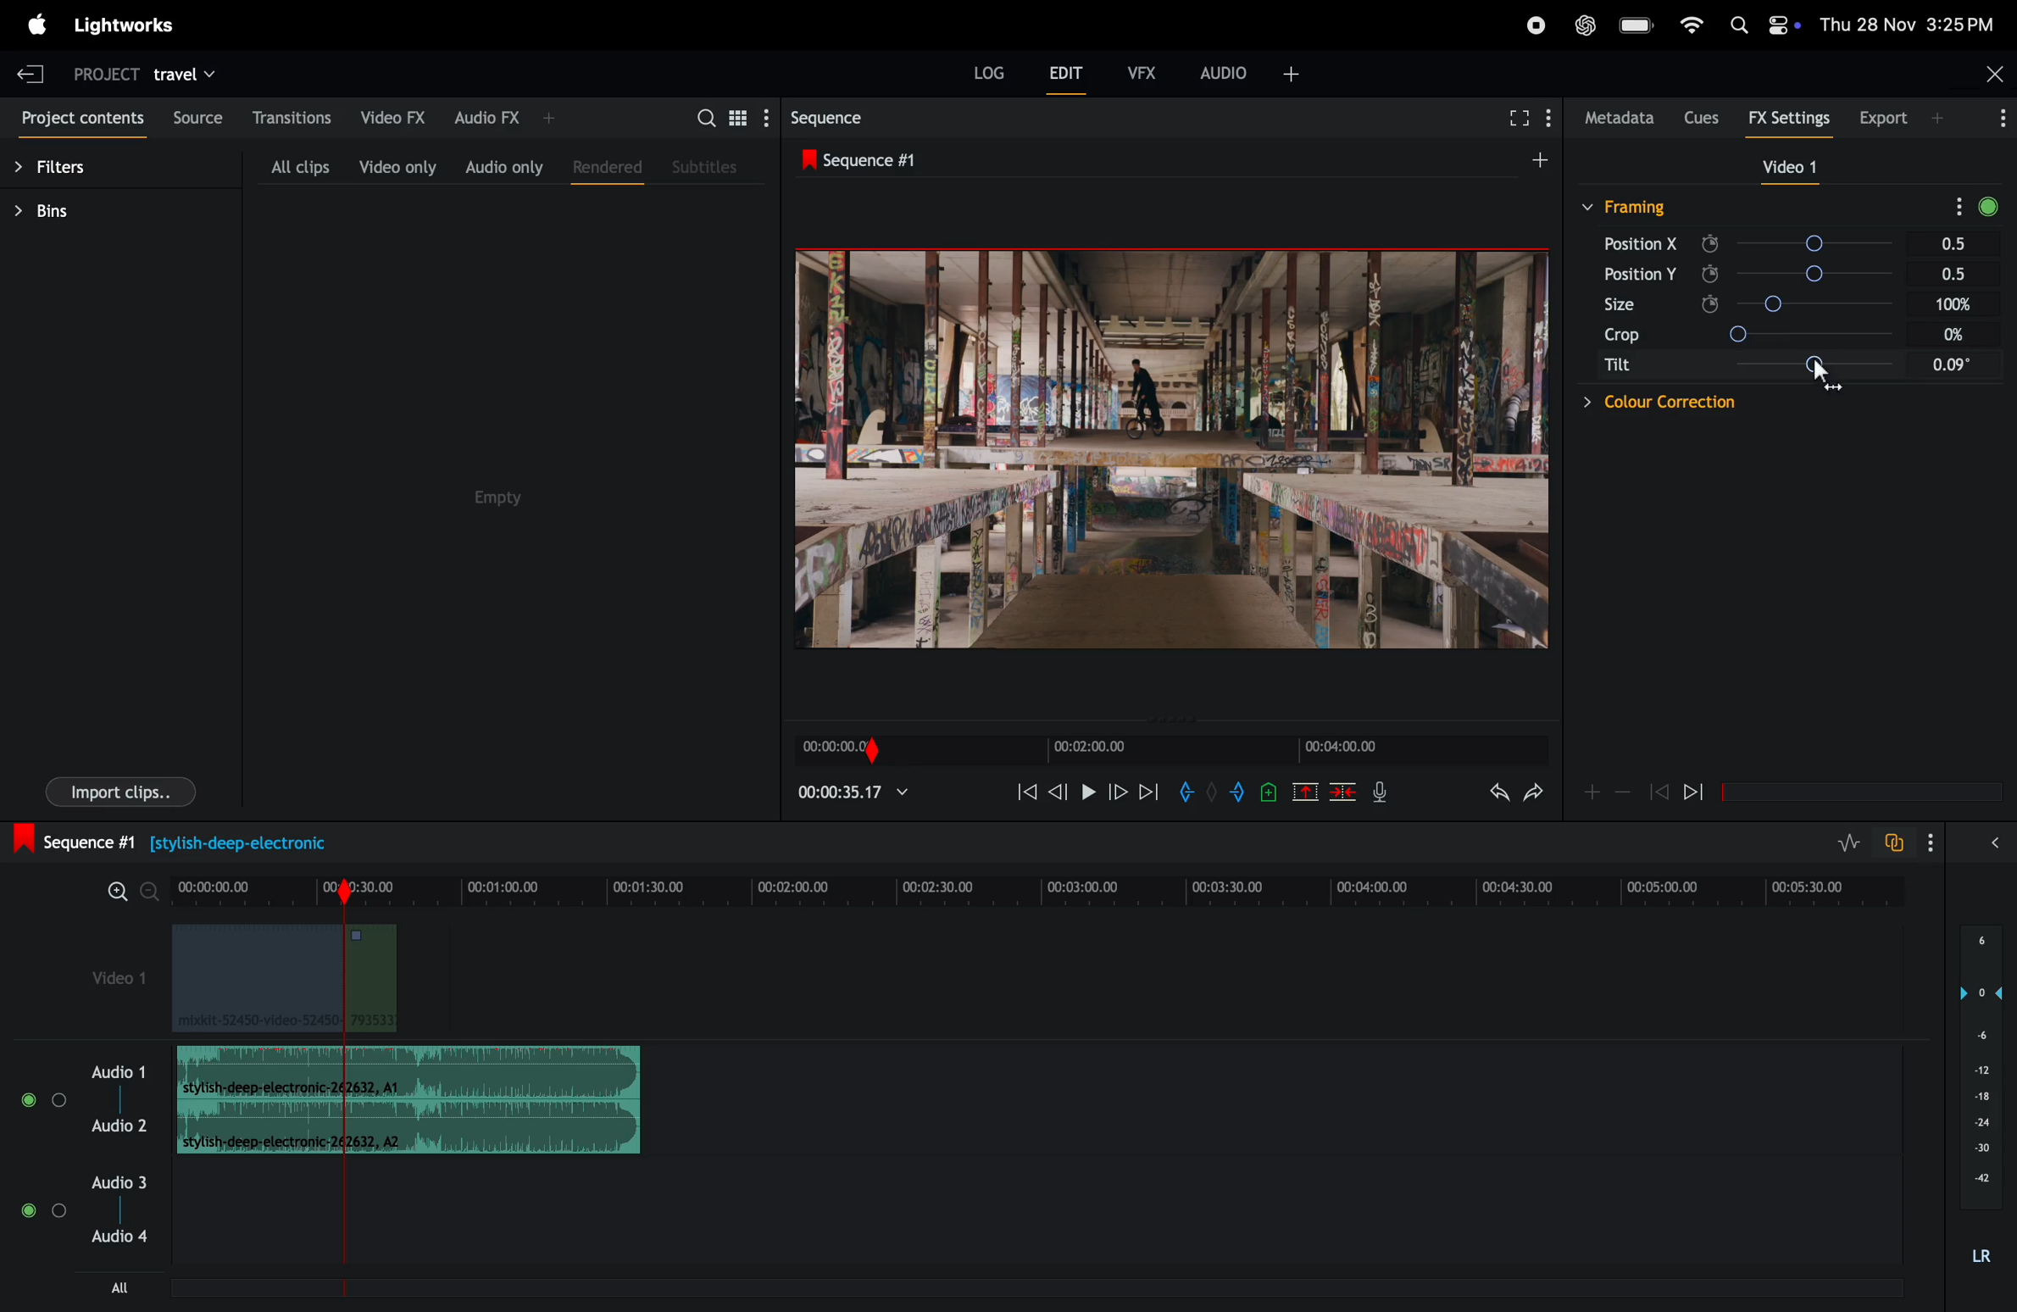 The height and width of the screenshot is (1312, 2017). Describe the element at coordinates (1025, 791) in the screenshot. I see `rewind` at that location.